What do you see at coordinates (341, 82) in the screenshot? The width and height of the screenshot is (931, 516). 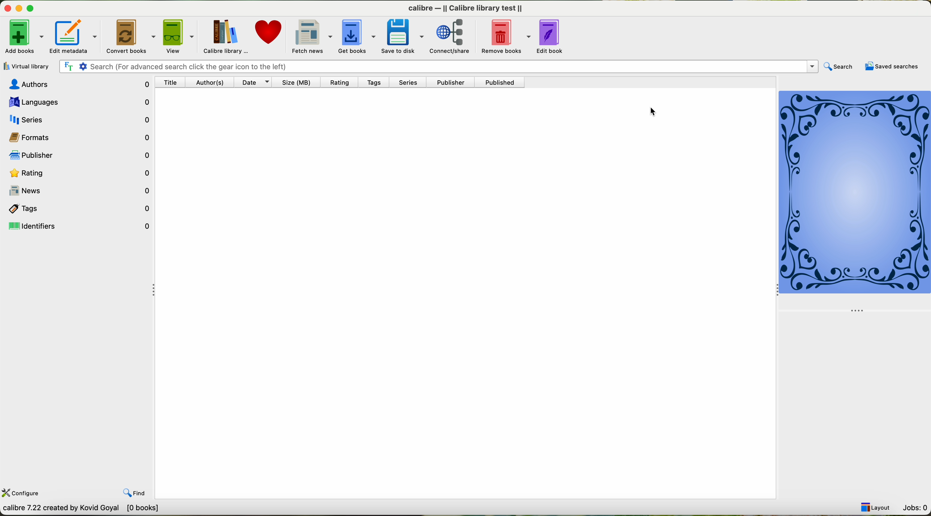 I see `rating` at bounding box center [341, 82].